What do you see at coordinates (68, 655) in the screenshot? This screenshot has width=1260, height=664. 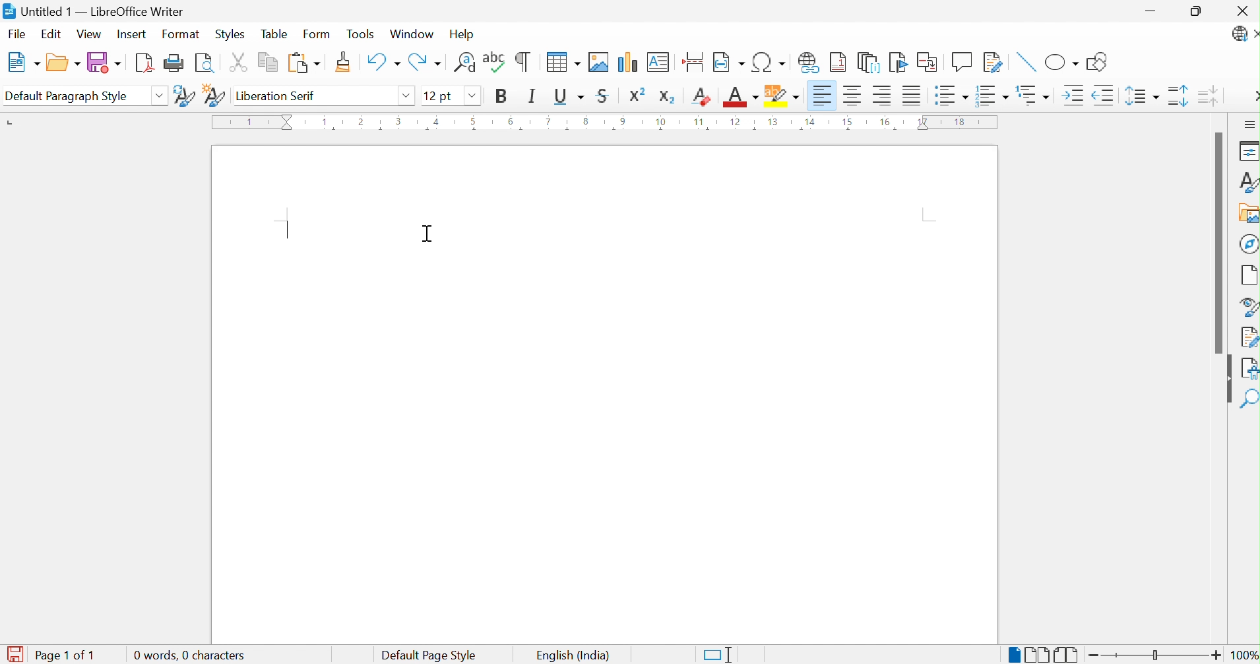 I see `Page 1 of 1` at bounding box center [68, 655].